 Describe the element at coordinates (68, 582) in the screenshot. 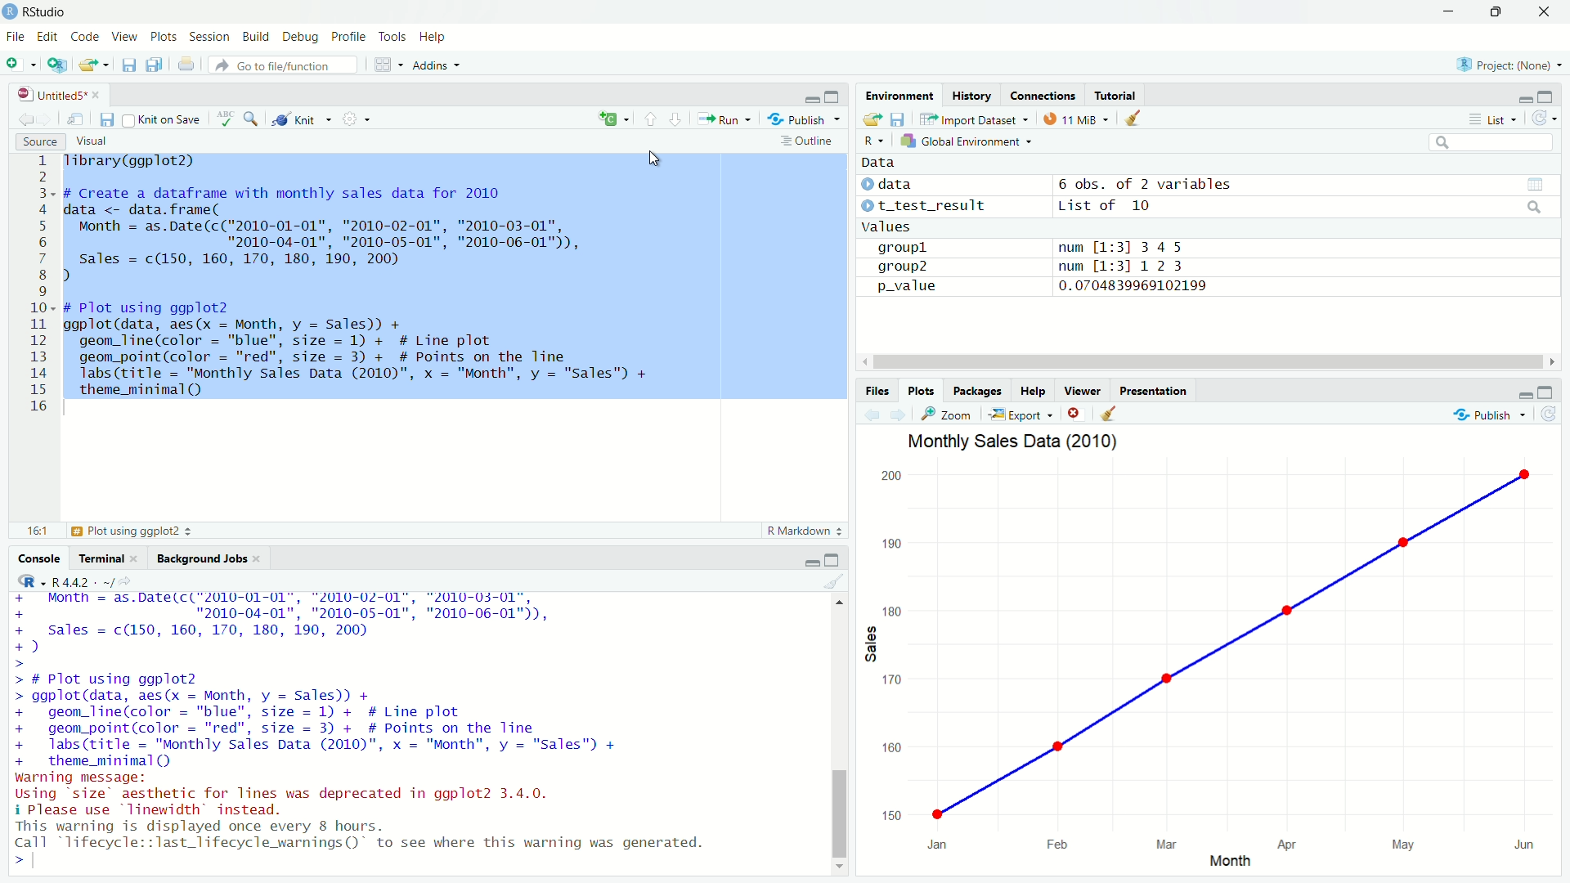

I see `@R -R442- ~/` at that location.